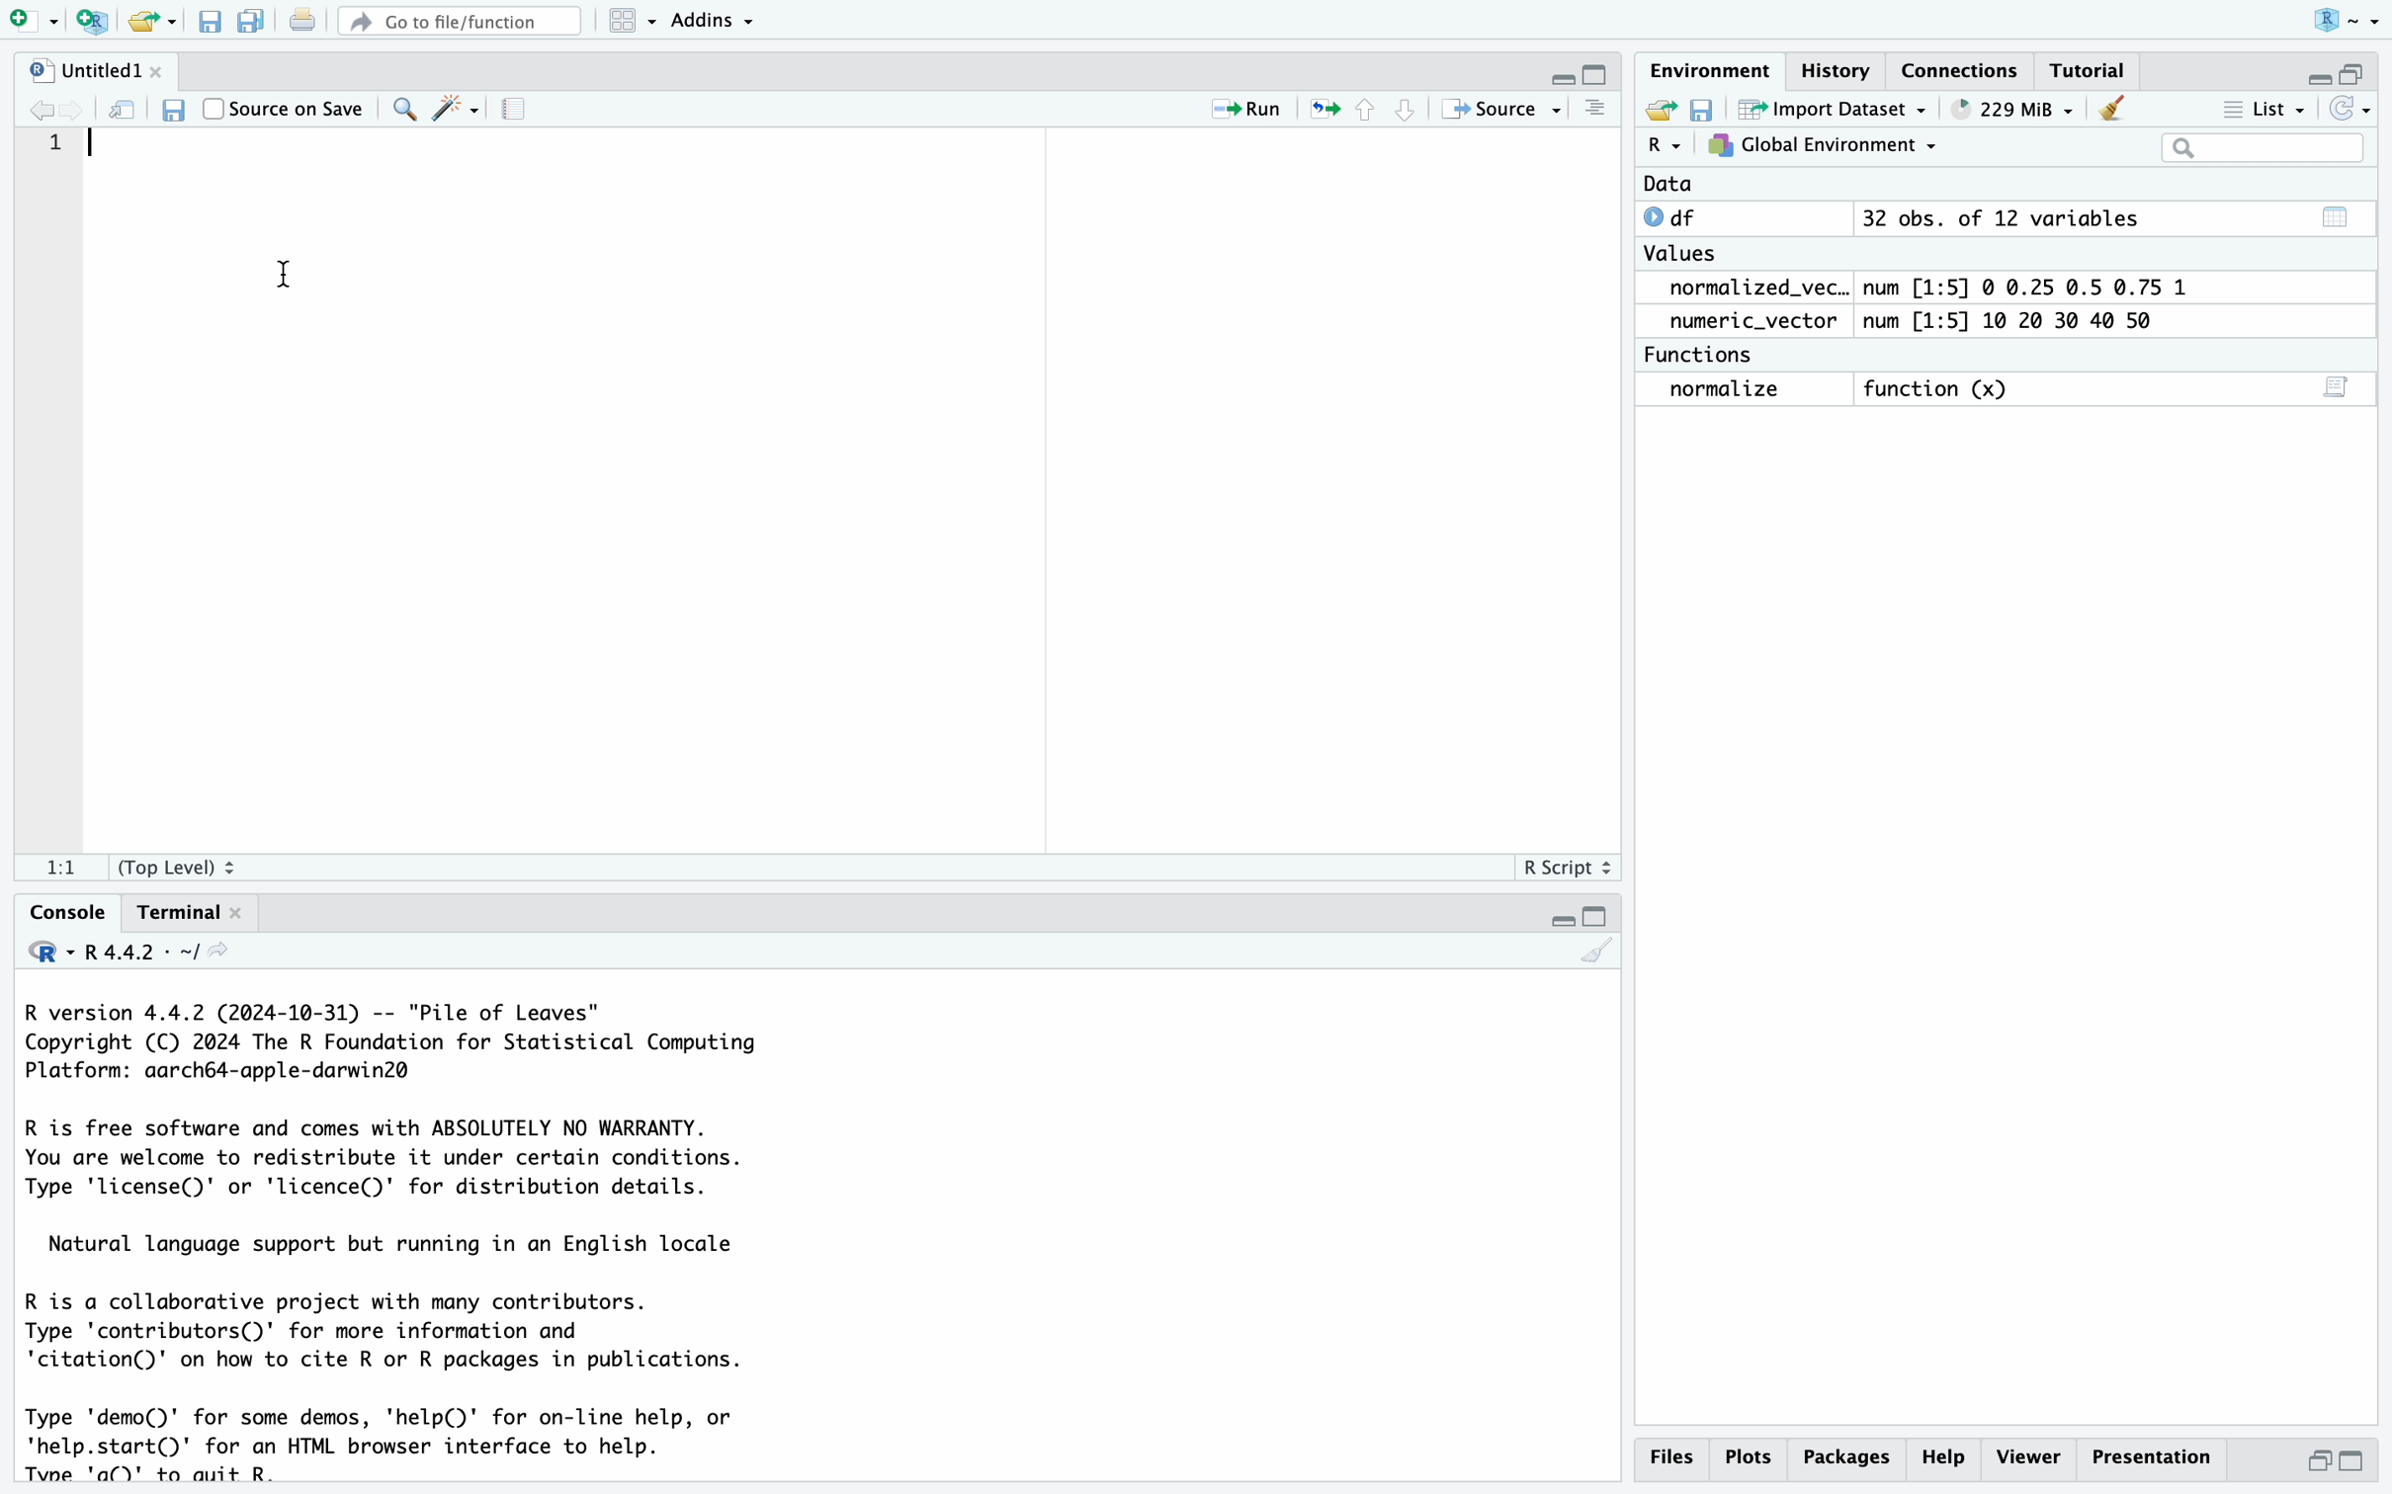 The width and height of the screenshot is (2392, 1494). What do you see at coordinates (1597, 110) in the screenshot?
I see `Show document outline` at bounding box center [1597, 110].